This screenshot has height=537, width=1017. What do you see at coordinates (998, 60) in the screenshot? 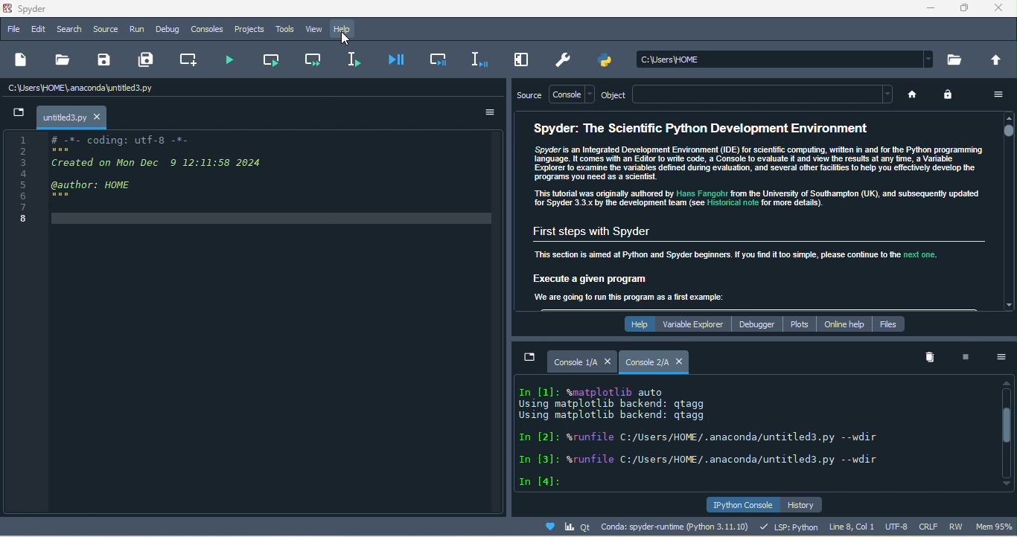
I see `change to parent directory` at bounding box center [998, 60].